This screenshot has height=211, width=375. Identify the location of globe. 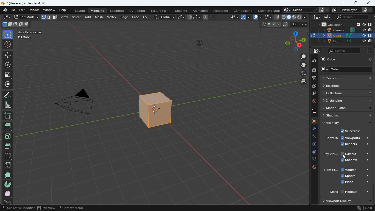
(312, 101).